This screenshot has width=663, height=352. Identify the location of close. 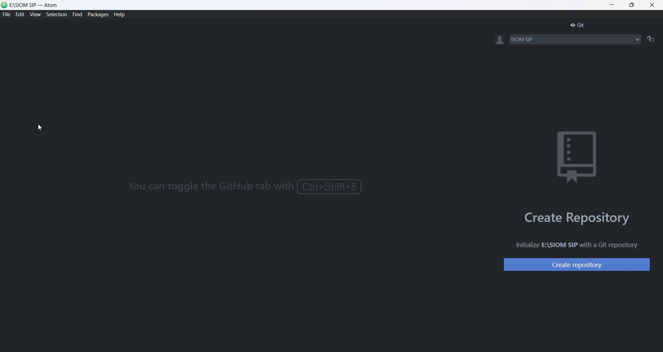
(654, 5).